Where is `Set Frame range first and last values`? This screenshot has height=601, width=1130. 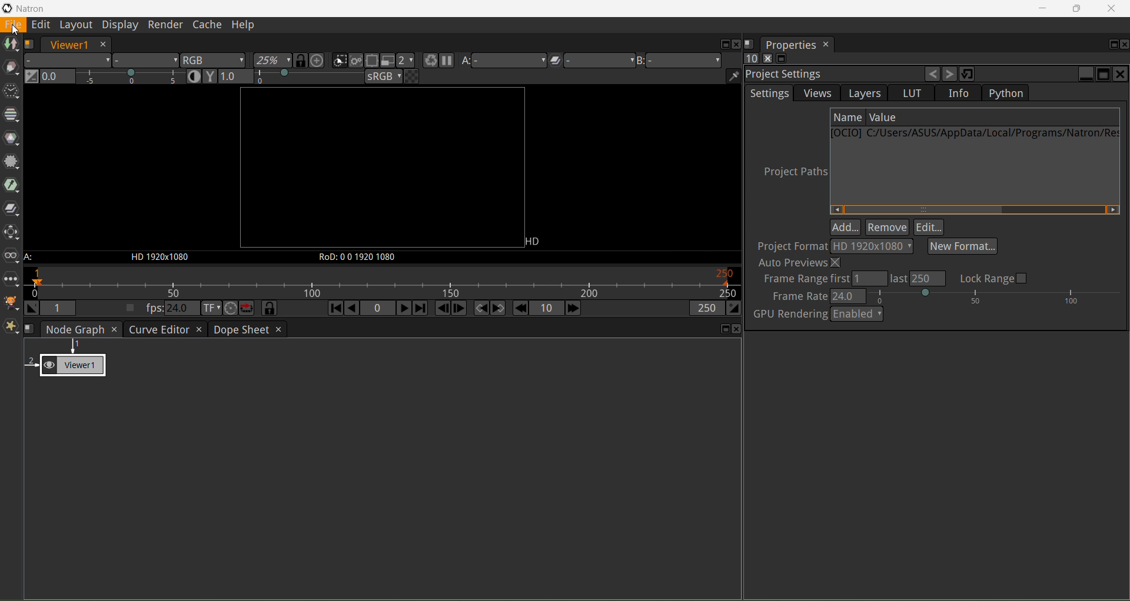 Set Frame range first and last values is located at coordinates (853, 278).